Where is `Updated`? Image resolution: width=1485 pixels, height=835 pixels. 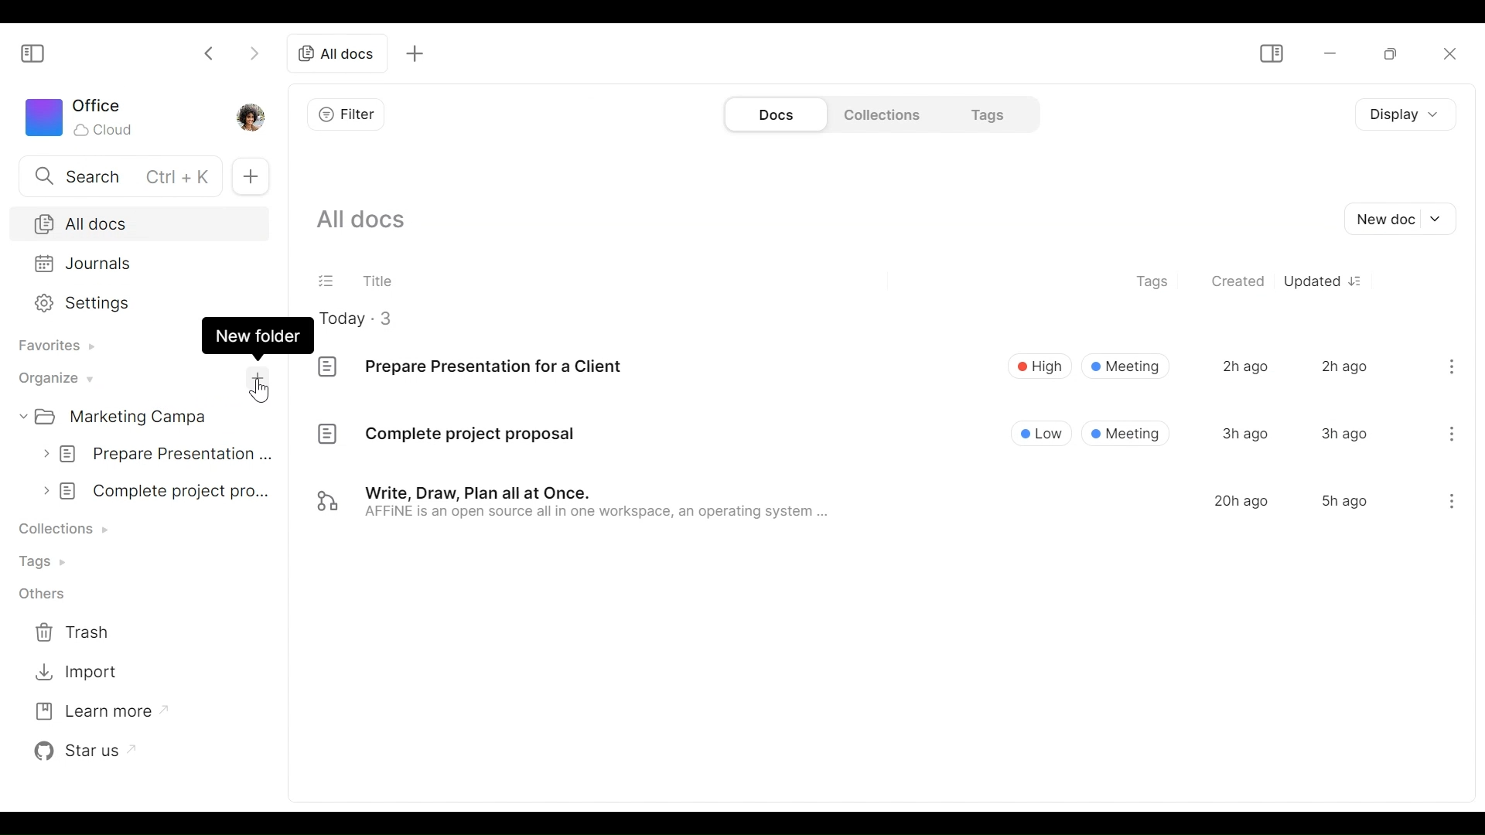
Updated is located at coordinates (1312, 281).